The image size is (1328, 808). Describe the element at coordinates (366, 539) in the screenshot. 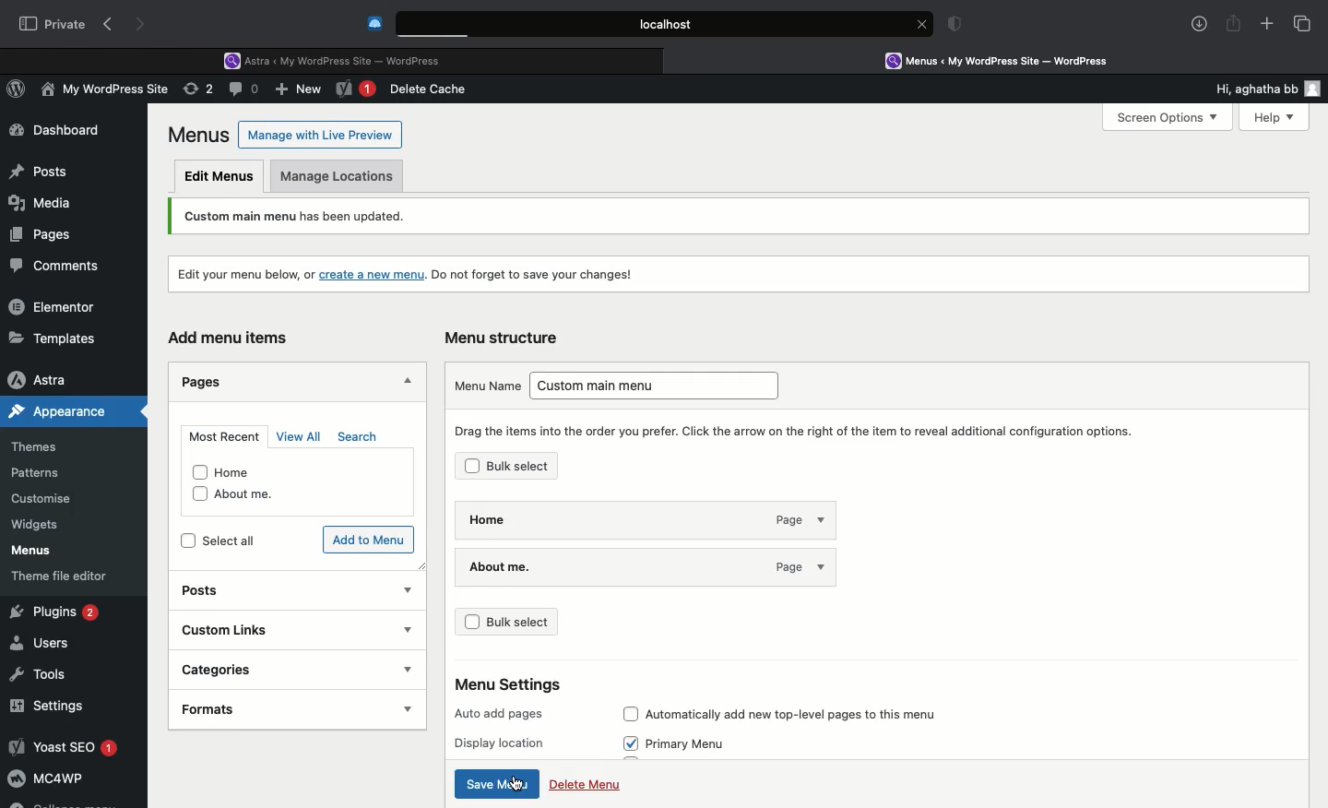

I see `Add to menu` at that location.